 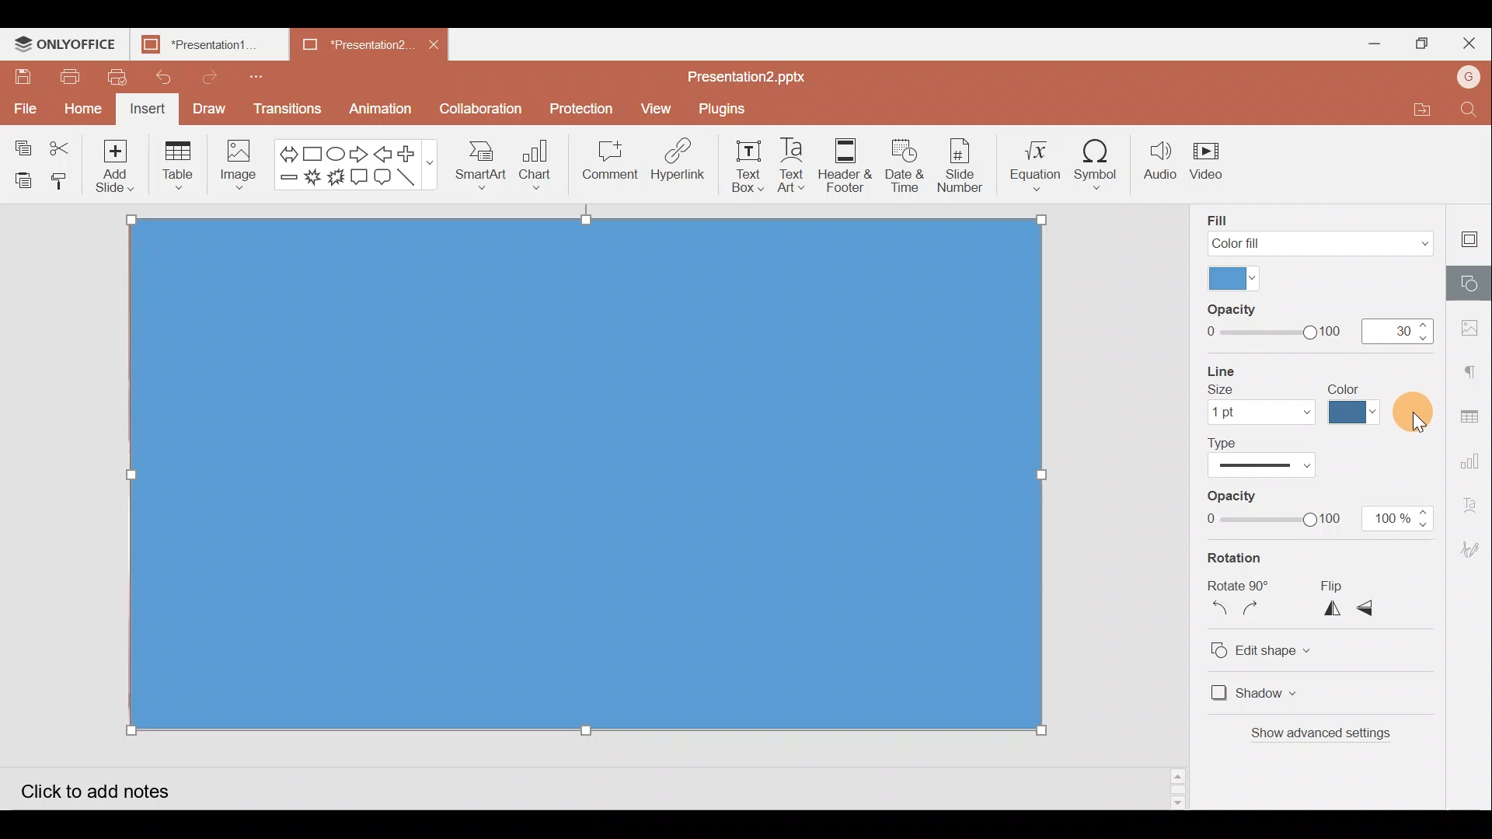 What do you see at coordinates (1374, 44) in the screenshot?
I see `Minimize` at bounding box center [1374, 44].